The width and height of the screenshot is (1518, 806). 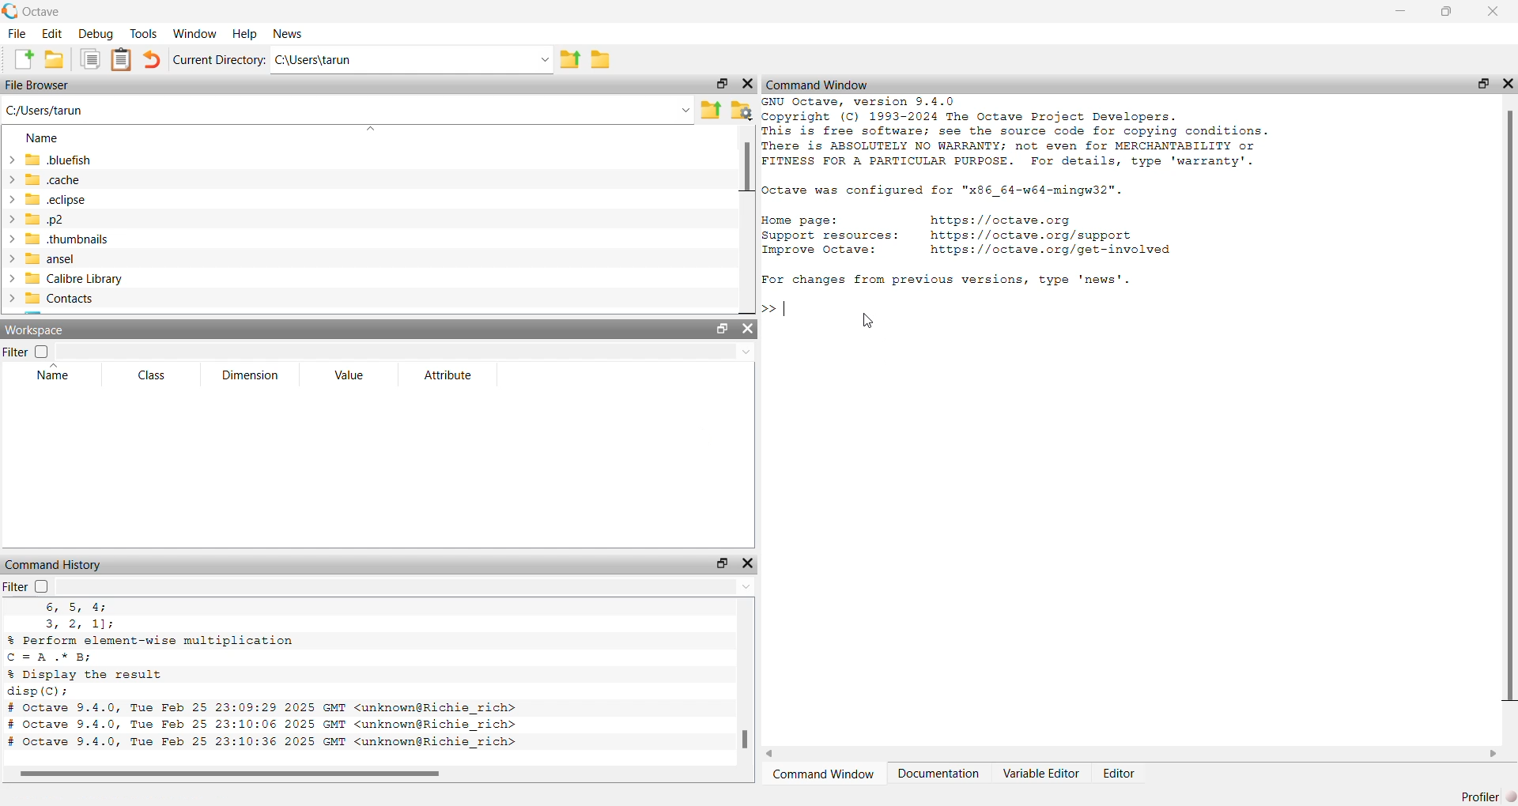 What do you see at coordinates (1484, 84) in the screenshot?
I see `Restore Down` at bounding box center [1484, 84].